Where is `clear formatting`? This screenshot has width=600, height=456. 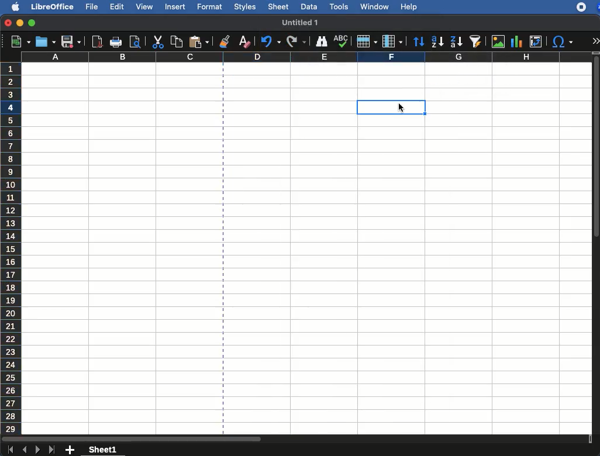 clear formatting is located at coordinates (244, 43).